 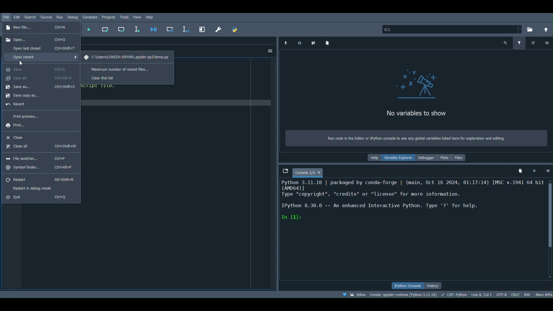 What do you see at coordinates (34, 126) in the screenshot?
I see `Print` at bounding box center [34, 126].